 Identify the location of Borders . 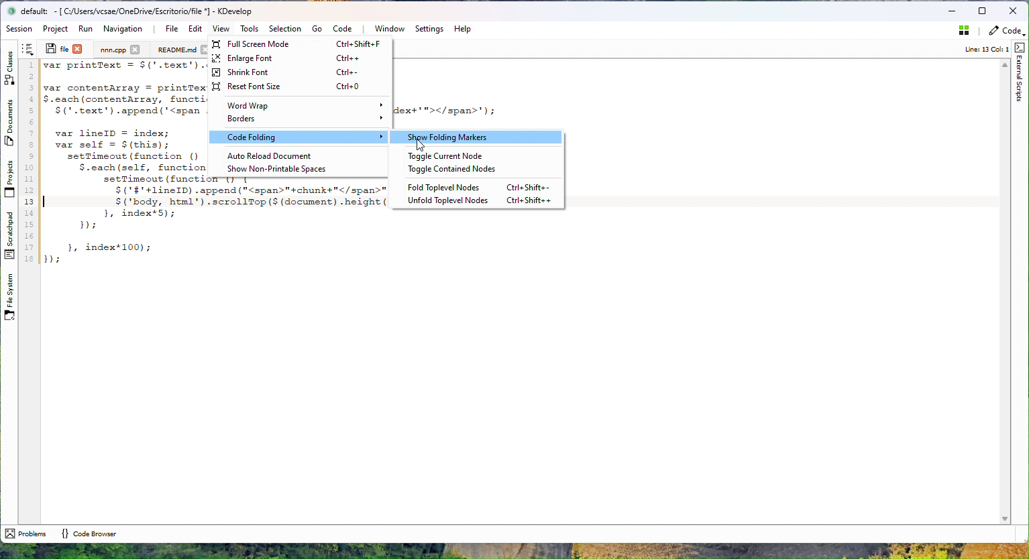
(299, 120).